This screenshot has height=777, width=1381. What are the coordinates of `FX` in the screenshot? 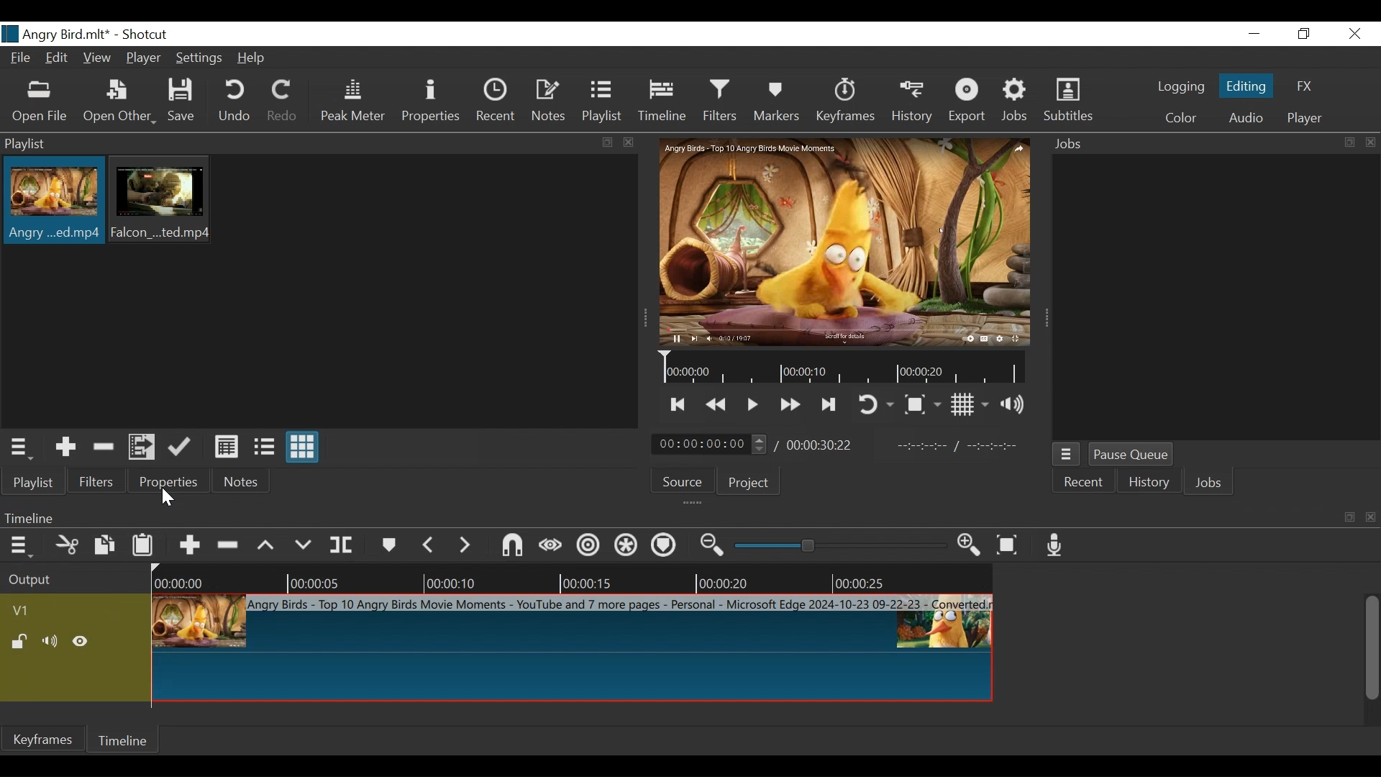 It's located at (1305, 86).